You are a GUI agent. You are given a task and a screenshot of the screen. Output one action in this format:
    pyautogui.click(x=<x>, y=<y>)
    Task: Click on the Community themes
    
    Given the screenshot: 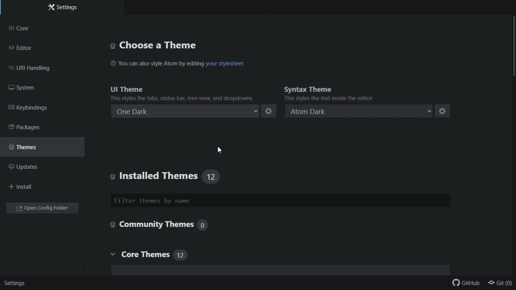 What is the action you would take?
    pyautogui.click(x=164, y=226)
    